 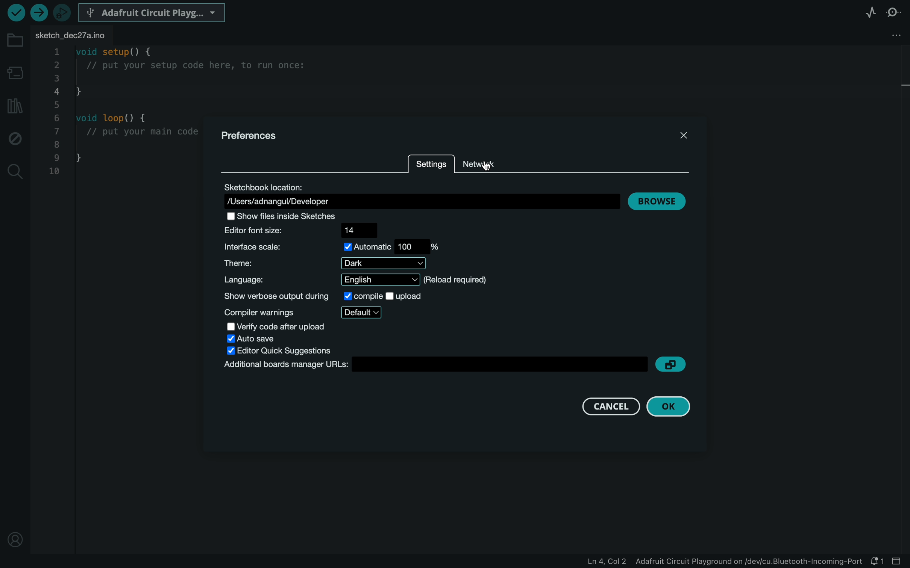 I want to click on debug, so click(x=15, y=136).